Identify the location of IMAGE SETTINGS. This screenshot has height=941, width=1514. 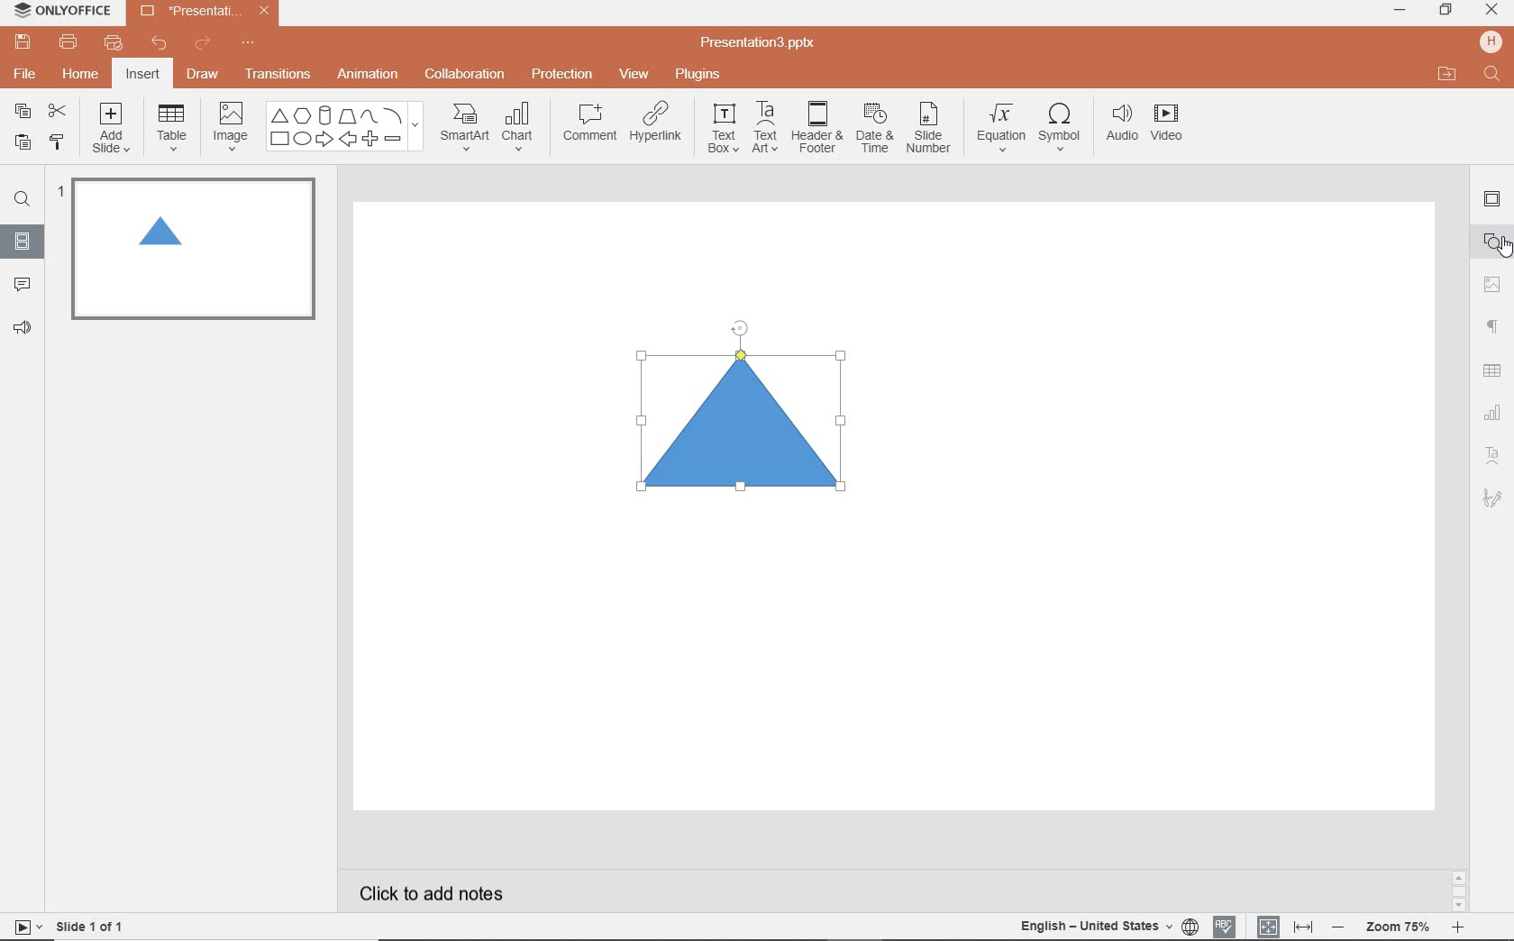
(1492, 284).